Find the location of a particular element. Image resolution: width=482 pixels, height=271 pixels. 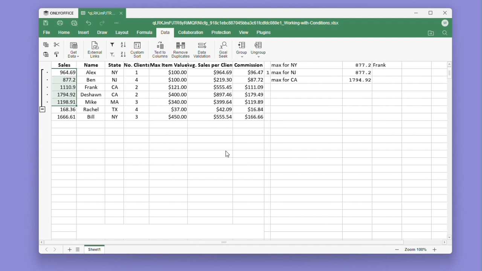

add sheet is located at coordinates (69, 249).